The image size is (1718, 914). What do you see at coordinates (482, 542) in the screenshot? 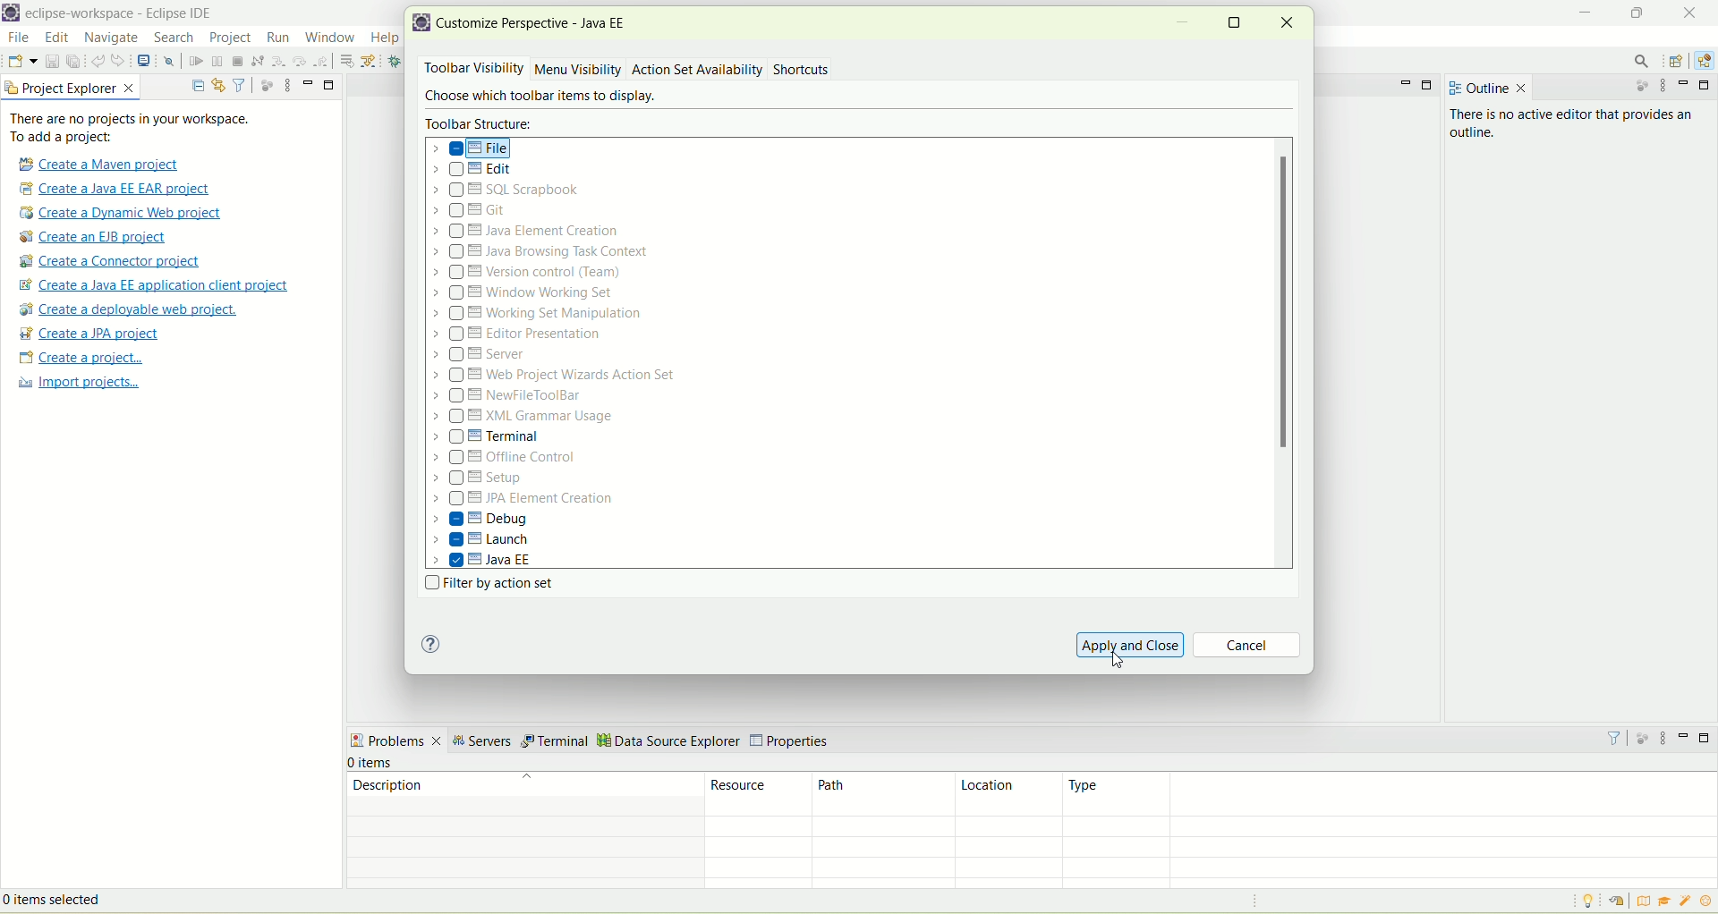
I see `launch` at bounding box center [482, 542].